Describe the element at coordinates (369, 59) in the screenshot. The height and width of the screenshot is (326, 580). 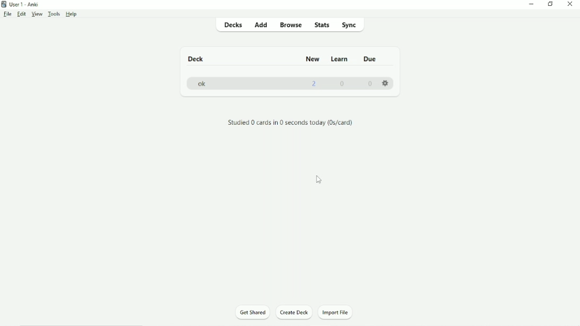
I see `Due` at that location.